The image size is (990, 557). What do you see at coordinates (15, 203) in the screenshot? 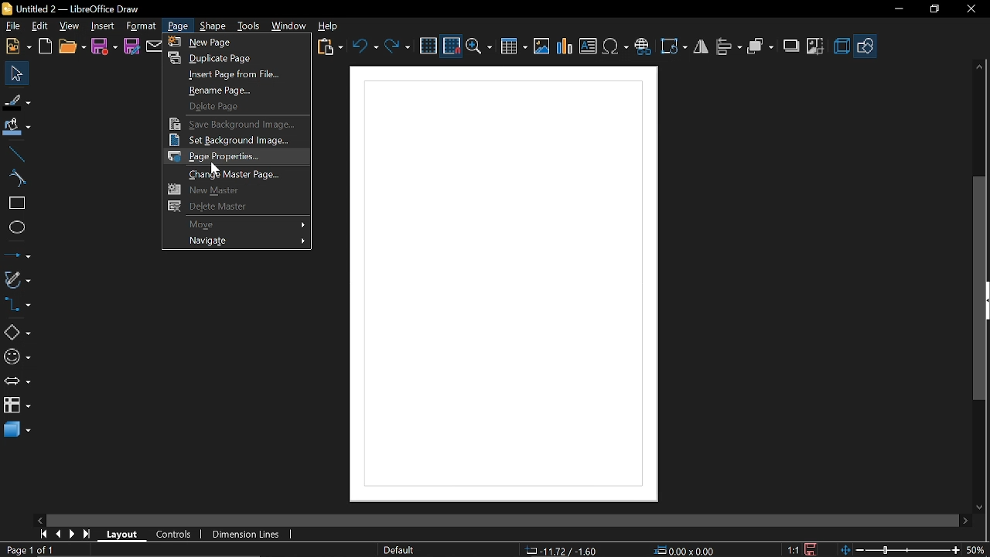
I see `RectANGLE` at bounding box center [15, 203].